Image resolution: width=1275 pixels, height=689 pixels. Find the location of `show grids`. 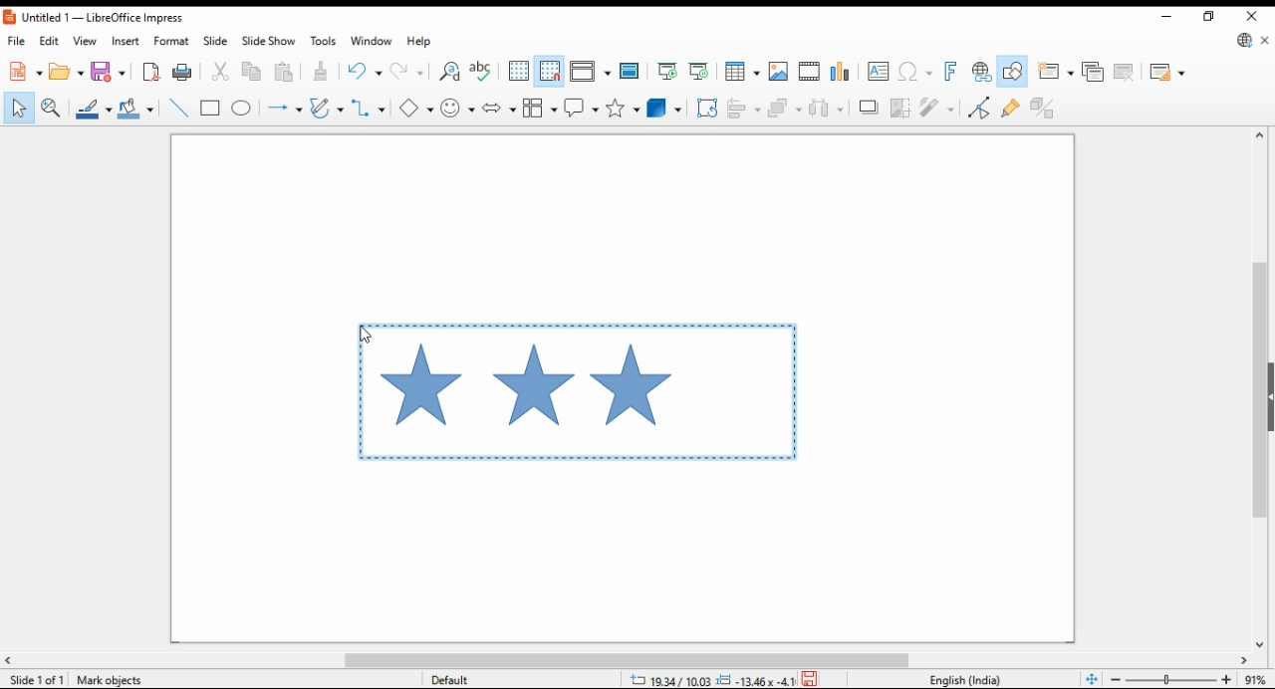

show grids is located at coordinates (517, 71).